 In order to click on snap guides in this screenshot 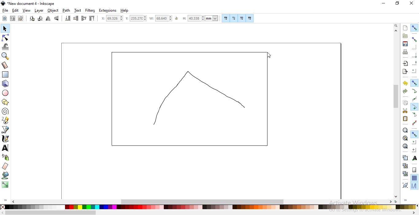, I will do `click(413, 186)`.